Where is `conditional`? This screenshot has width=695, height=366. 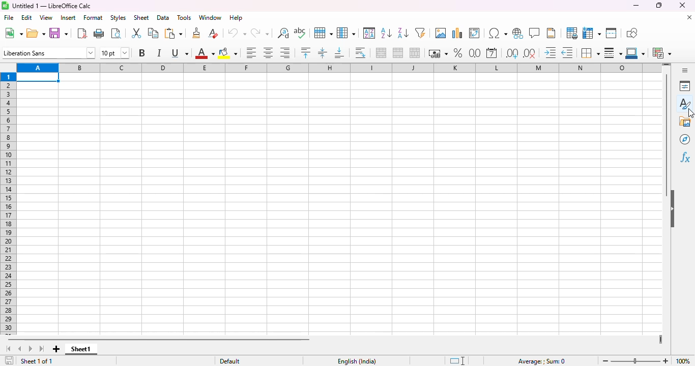 conditional is located at coordinates (662, 53).